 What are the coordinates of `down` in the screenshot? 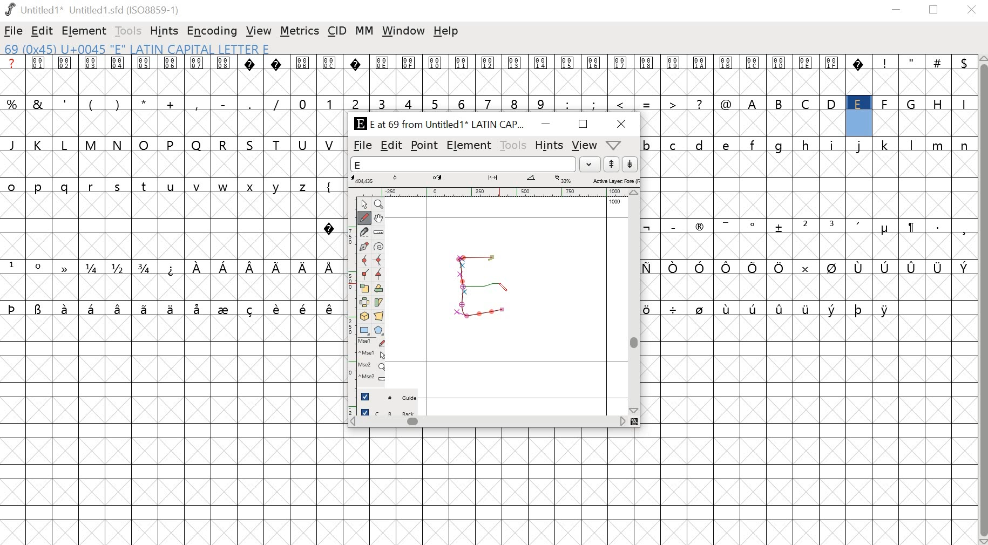 It's located at (629, 164).